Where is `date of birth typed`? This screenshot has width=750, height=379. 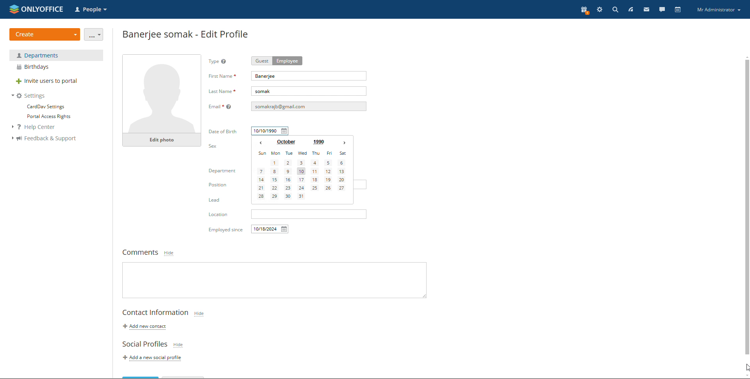
date of birth typed is located at coordinates (265, 131).